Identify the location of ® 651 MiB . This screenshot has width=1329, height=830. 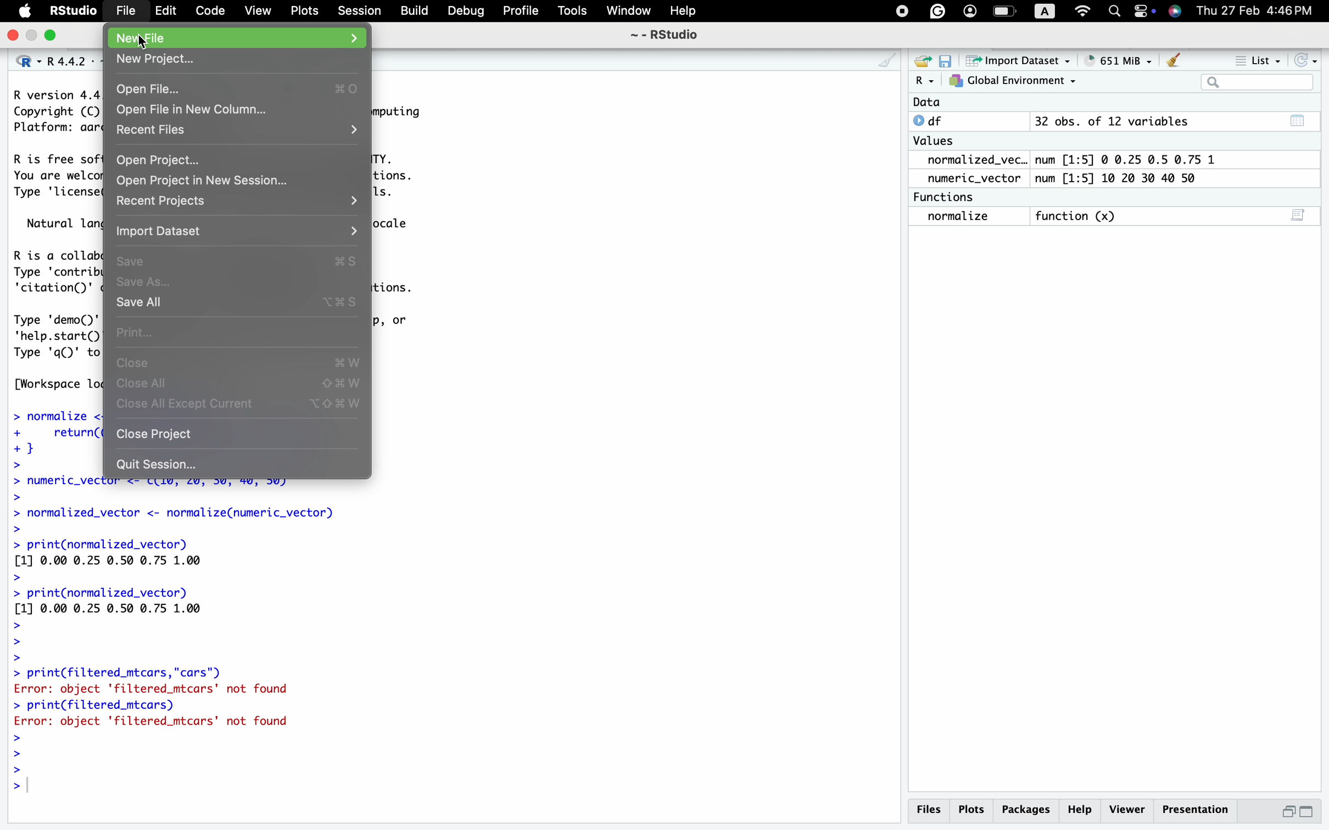
(1115, 58).